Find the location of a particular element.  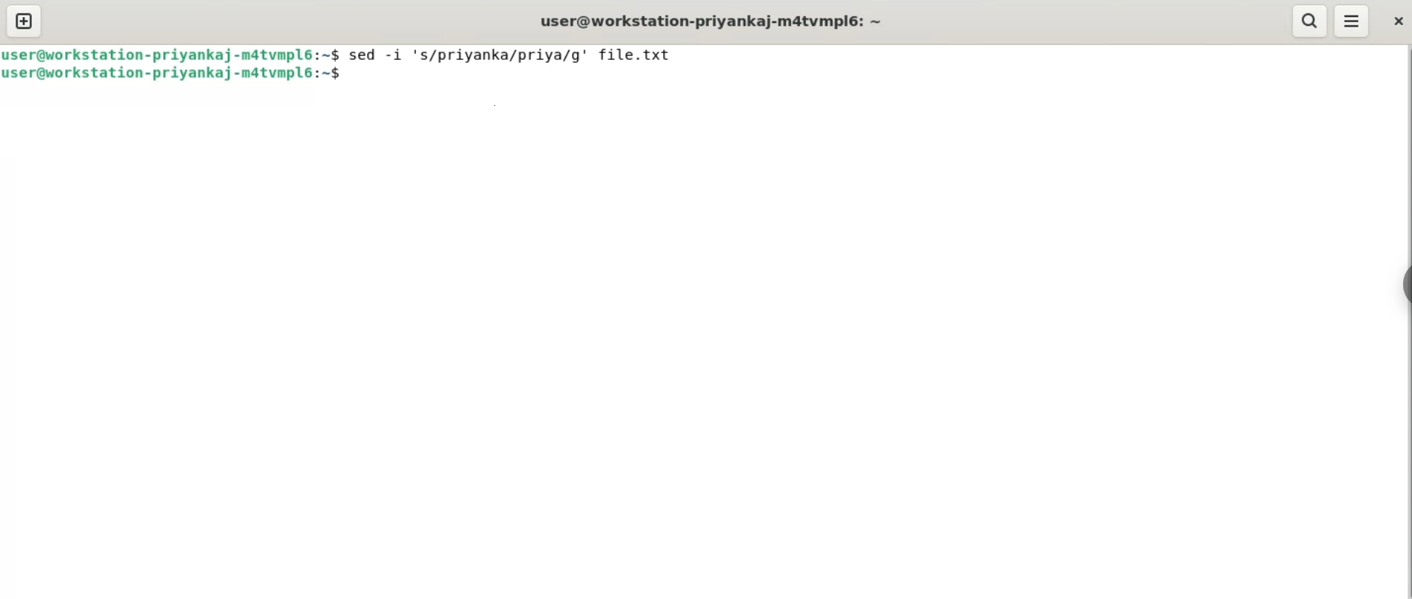

sidebar is located at coordinates (1405, 285).